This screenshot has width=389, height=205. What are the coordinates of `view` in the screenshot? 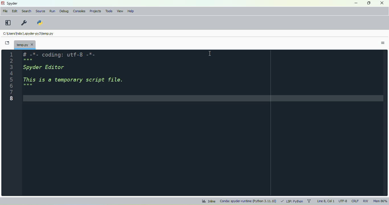 It's located at (120, 11).